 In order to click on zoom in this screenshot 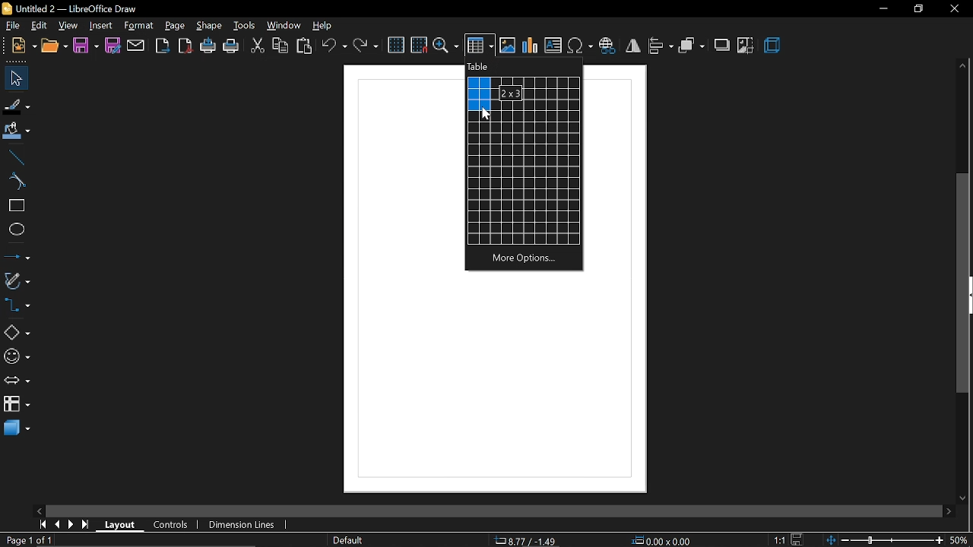, I will do `click(446, 46)`.